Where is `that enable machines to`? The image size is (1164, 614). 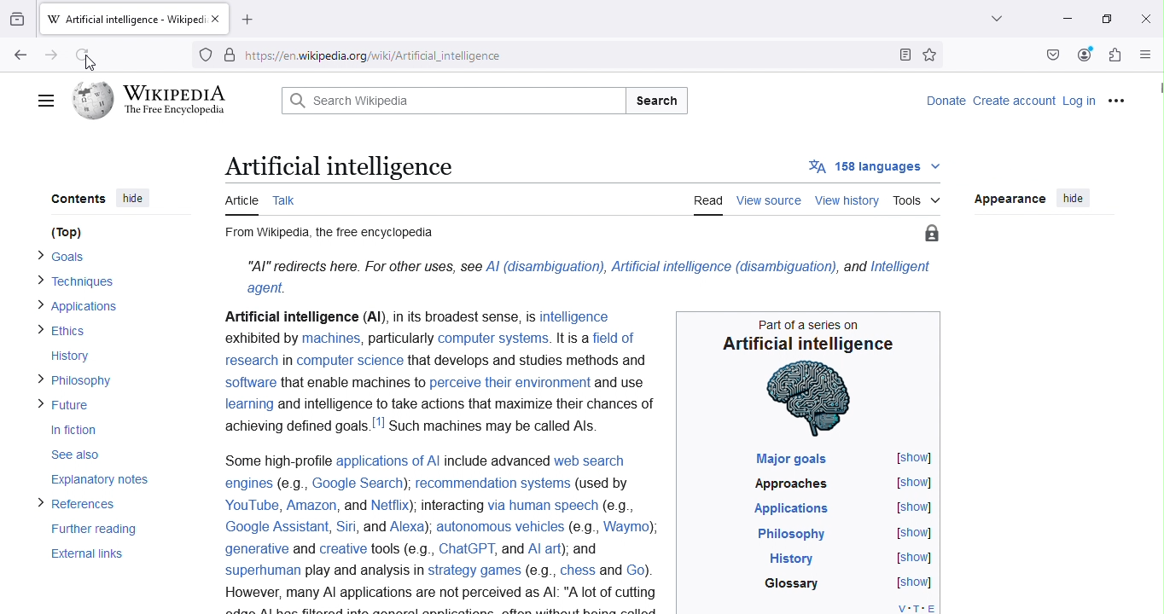
that enable machines to is located at coordinates (354, 385).